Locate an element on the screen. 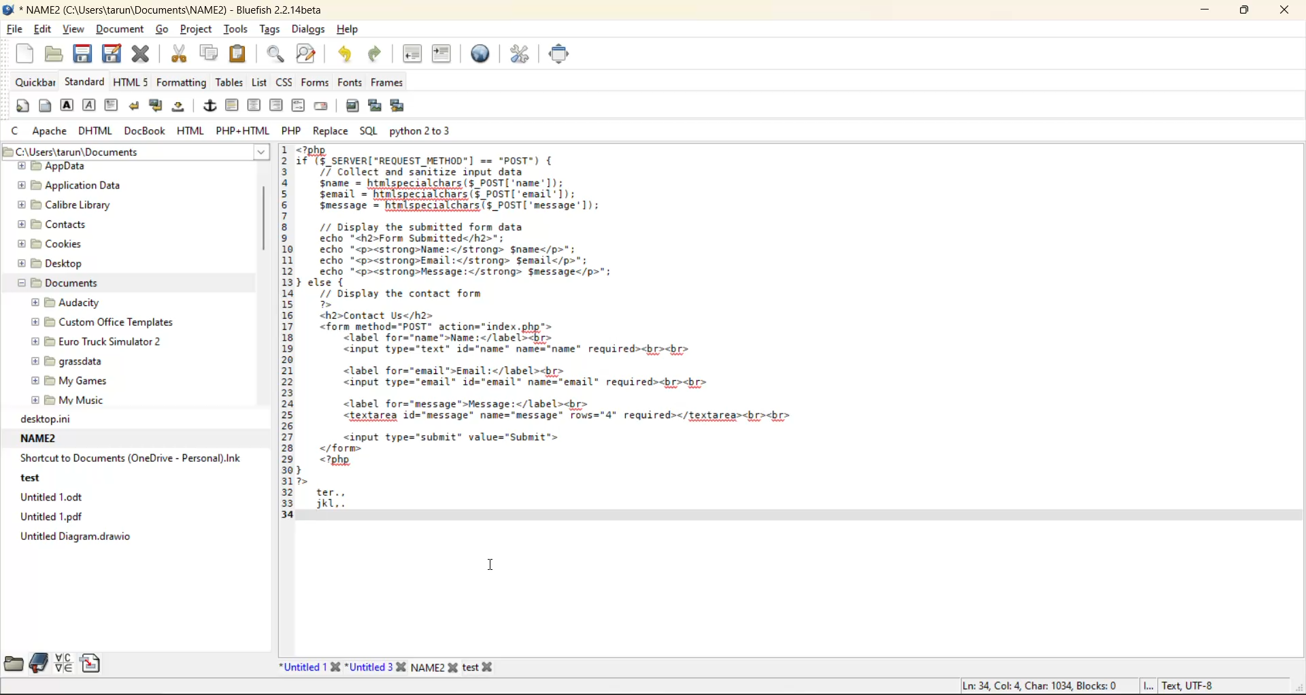 The image size is (1306, 695). Ln: 34, Col: 4 Char: 1034, Blocks: 0 is located at coordinates (1032, 683).